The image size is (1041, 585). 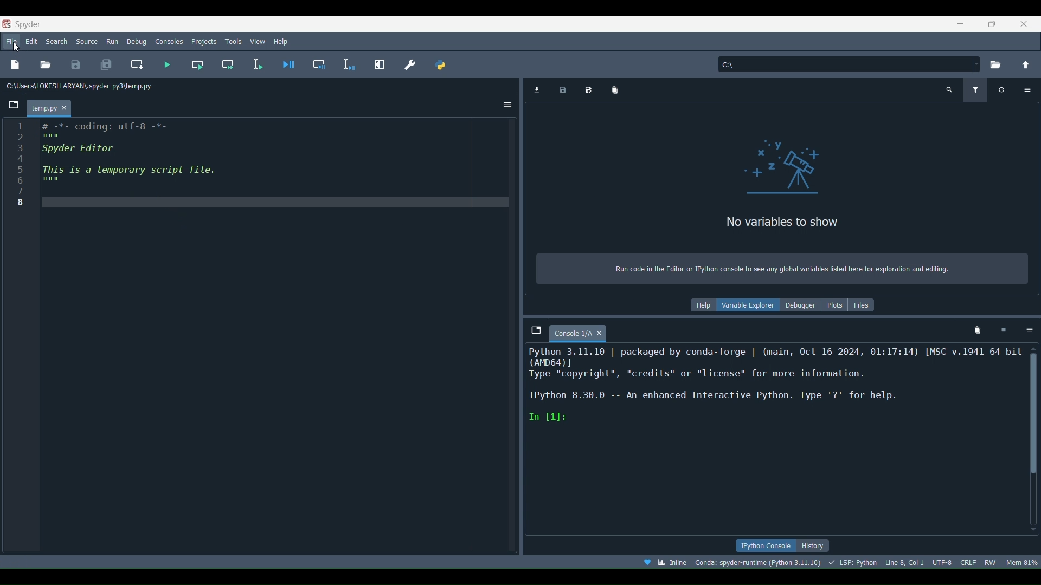 What do you see at coordinates (55, 41) in the screenshot?
I see `Search` at bounding box center [55, 41].